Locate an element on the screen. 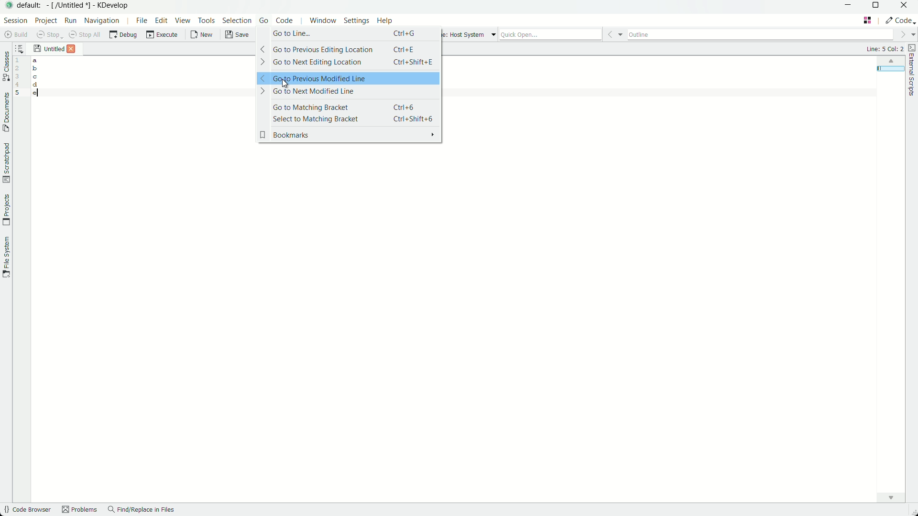 The image size is (918, 516). classes is located at coordinates (6, 67).